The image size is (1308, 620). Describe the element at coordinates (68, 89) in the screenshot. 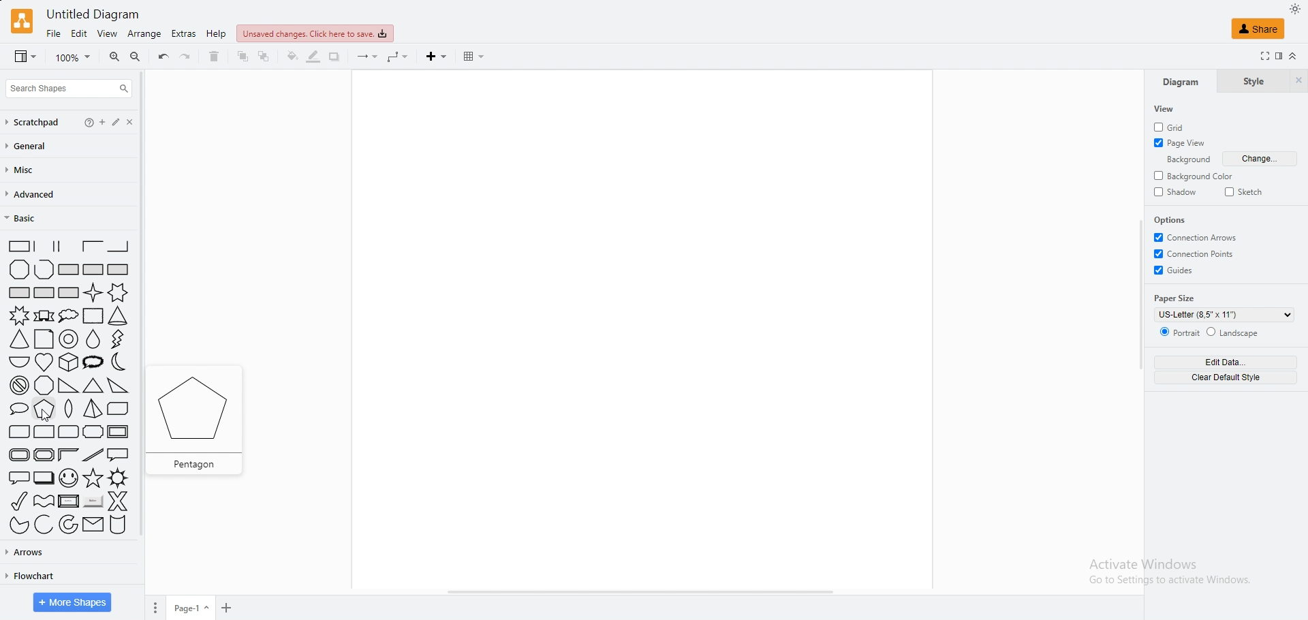

I see `search shapes` at that location.